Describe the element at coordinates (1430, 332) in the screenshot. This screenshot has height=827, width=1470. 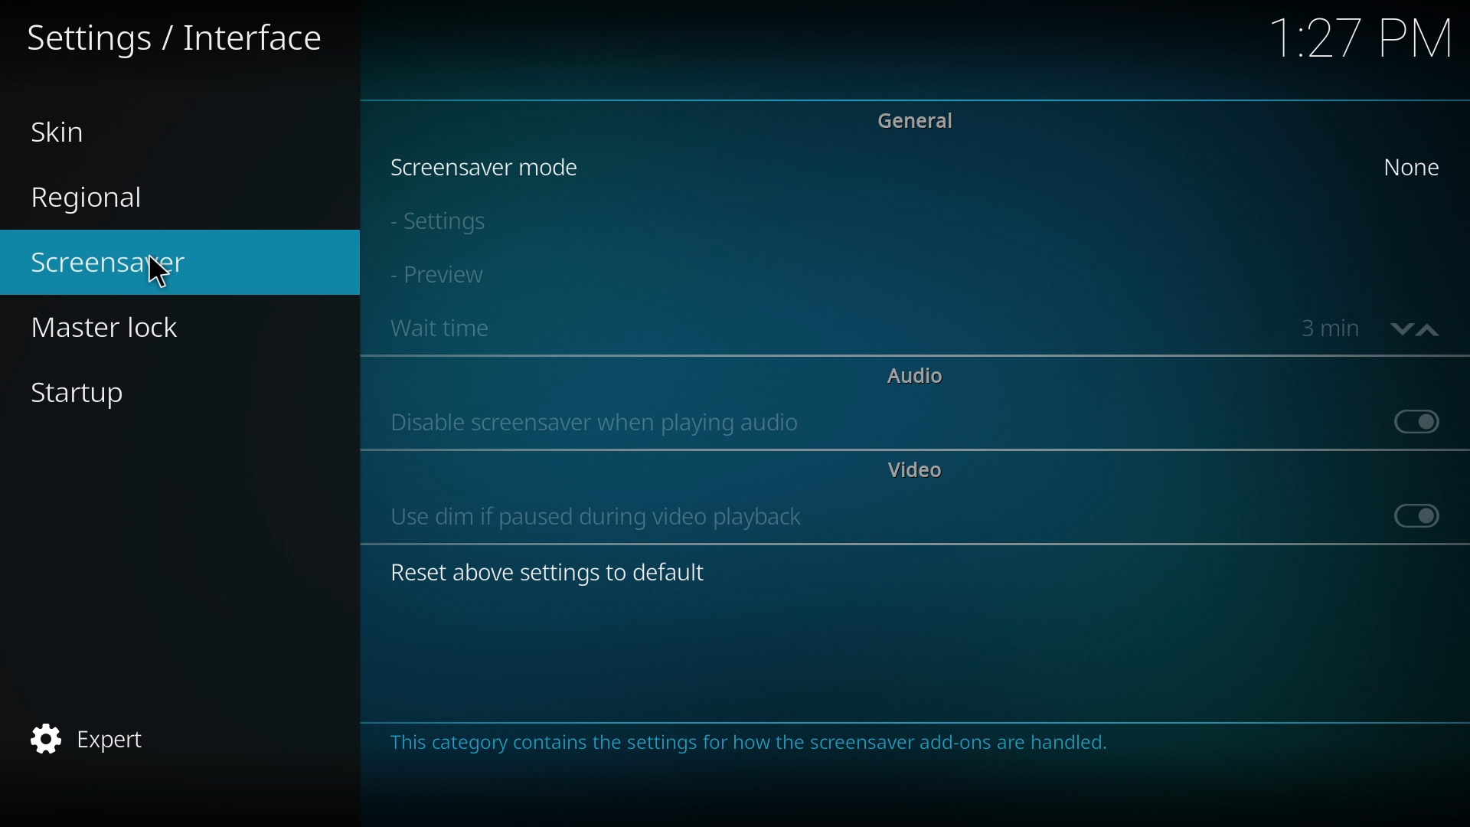
I see `increase time` at that location.